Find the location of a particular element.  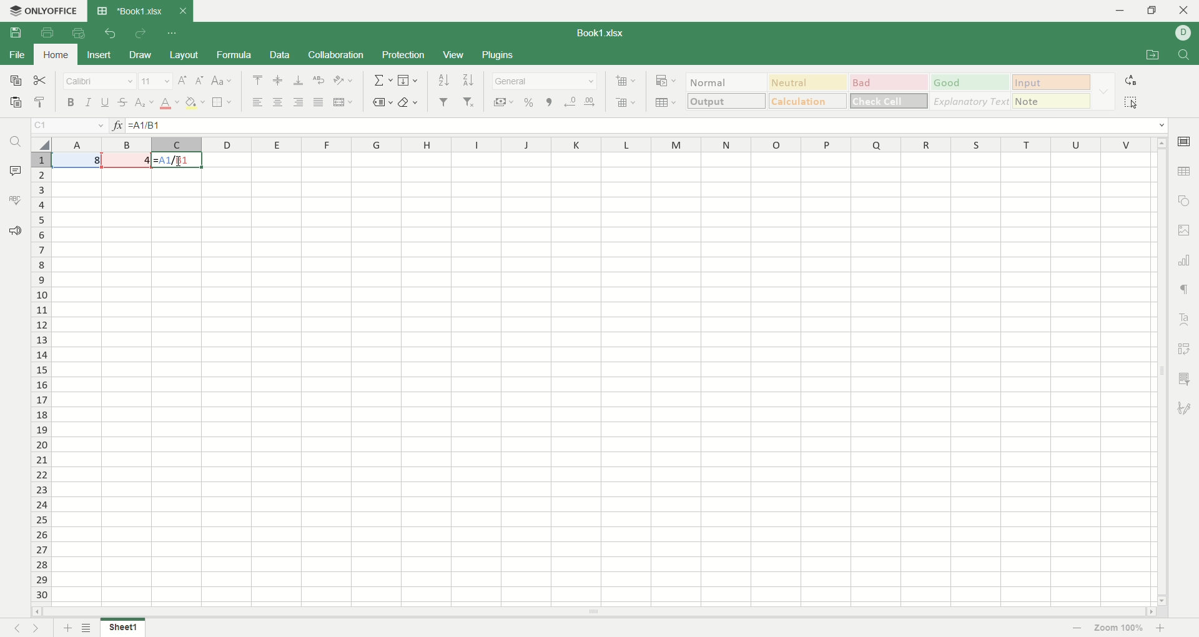

number format is located at coordinates (545, 81).